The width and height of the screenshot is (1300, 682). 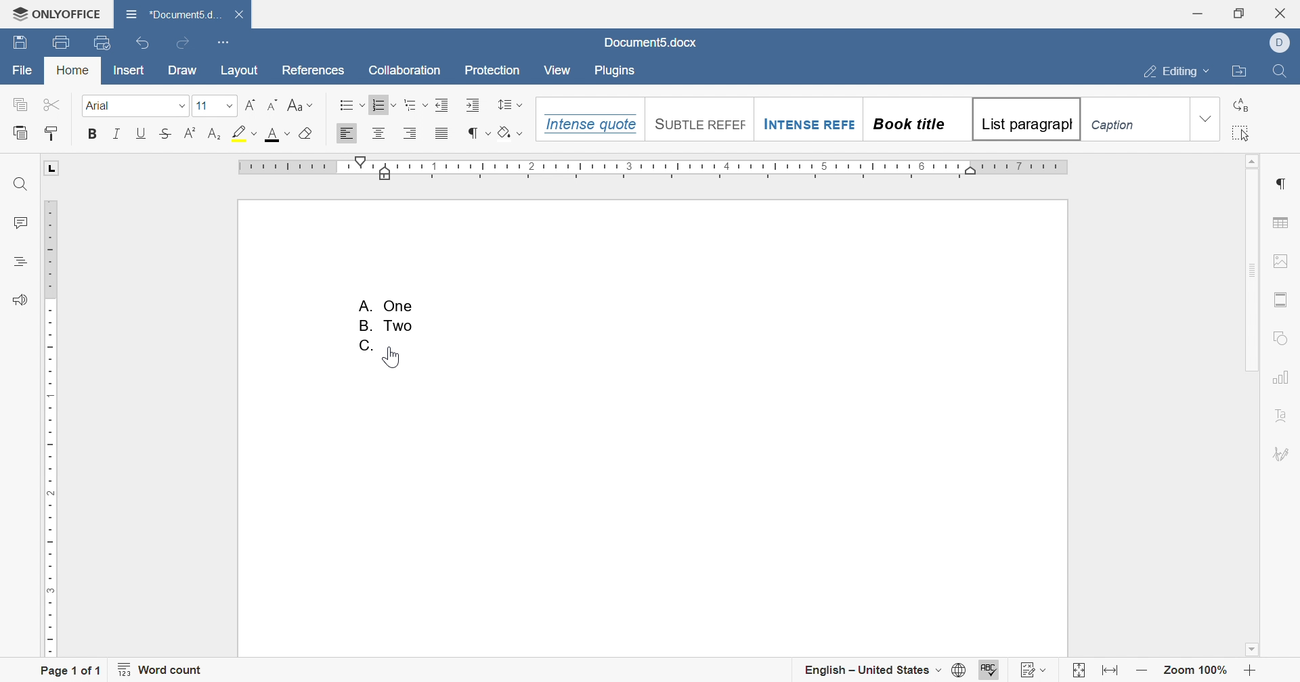 I want to click on redo, so click(x=182, y=44).